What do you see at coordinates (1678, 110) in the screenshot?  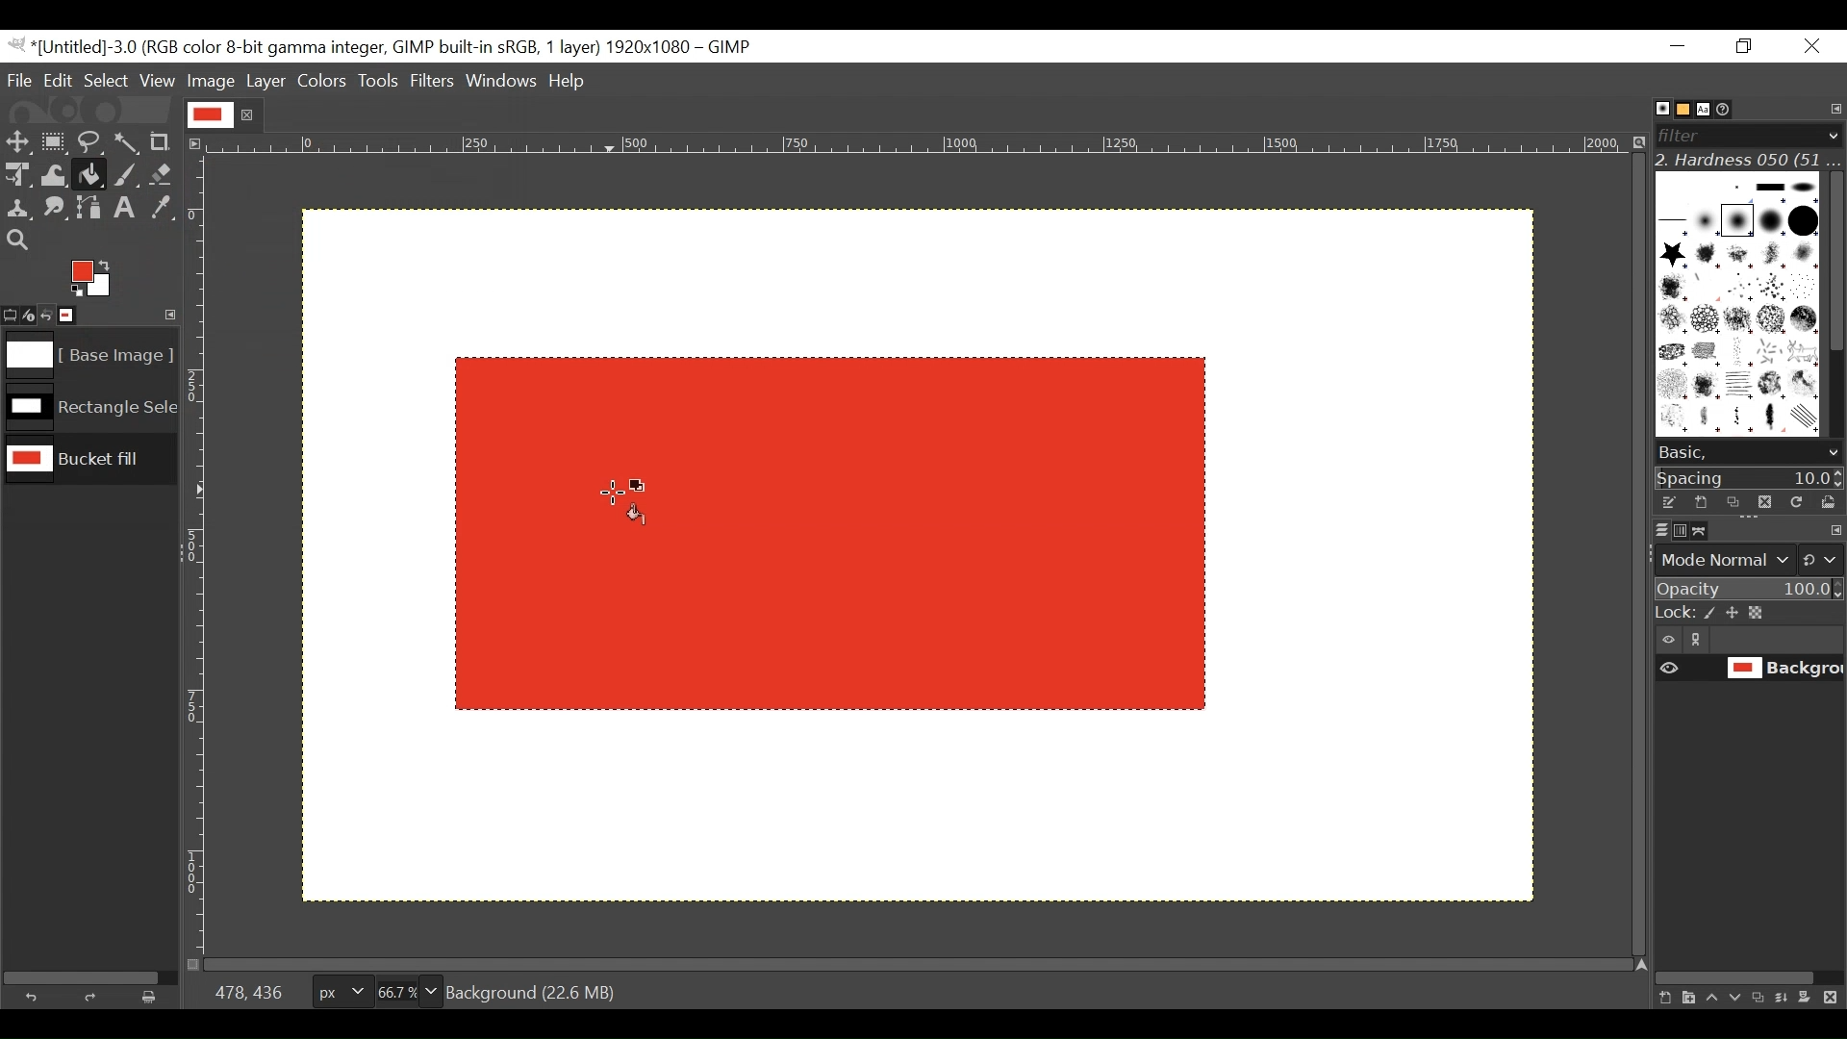 I see `Basic` at bounding box center [1678, 110].